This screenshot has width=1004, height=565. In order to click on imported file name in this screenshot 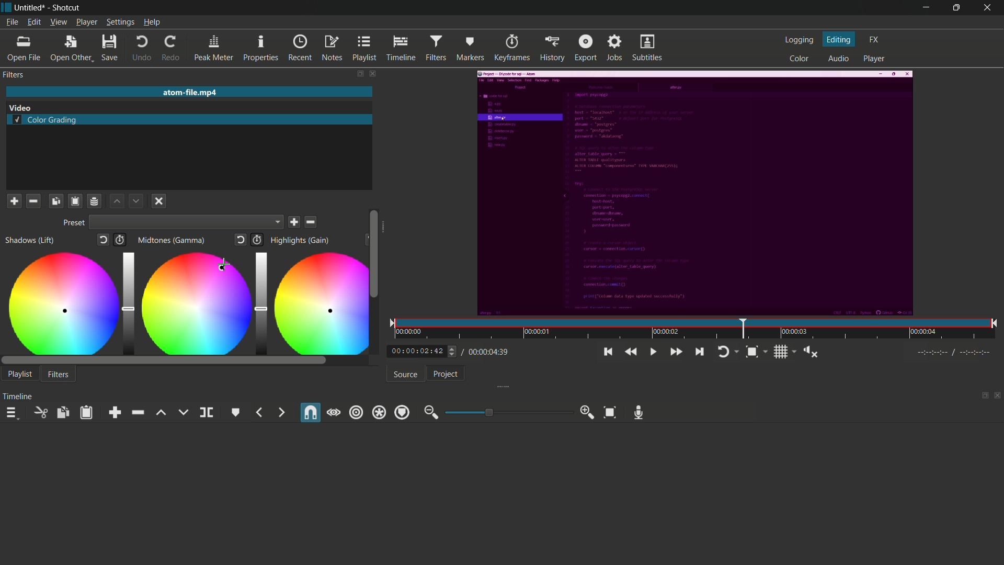, I will do `click(188, 93)`.